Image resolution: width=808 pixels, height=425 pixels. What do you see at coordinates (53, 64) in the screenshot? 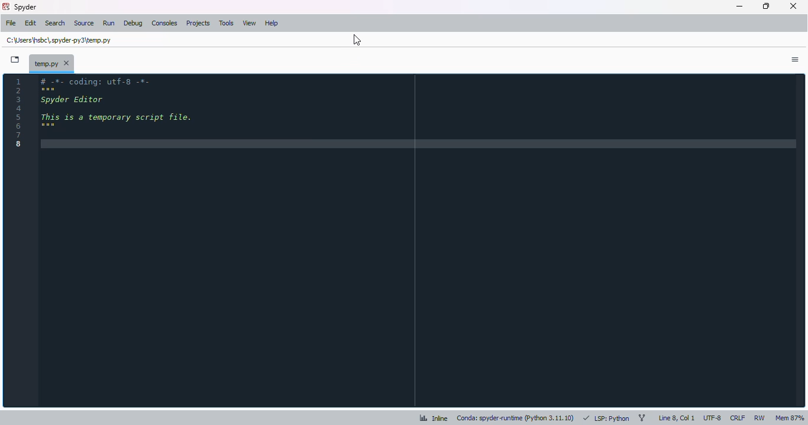
I see `temporary file` at bounding box center [53, 64].